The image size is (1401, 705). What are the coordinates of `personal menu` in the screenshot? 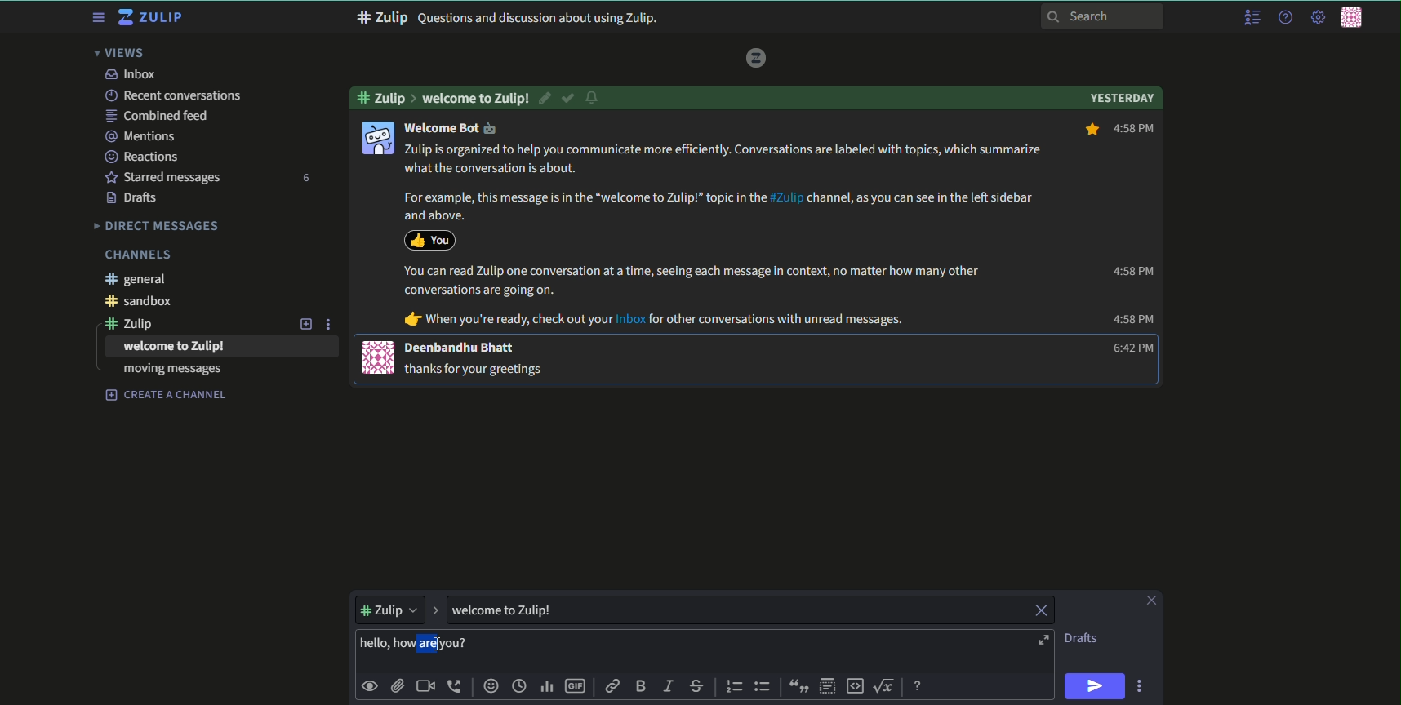 It's located at (1354, 19).